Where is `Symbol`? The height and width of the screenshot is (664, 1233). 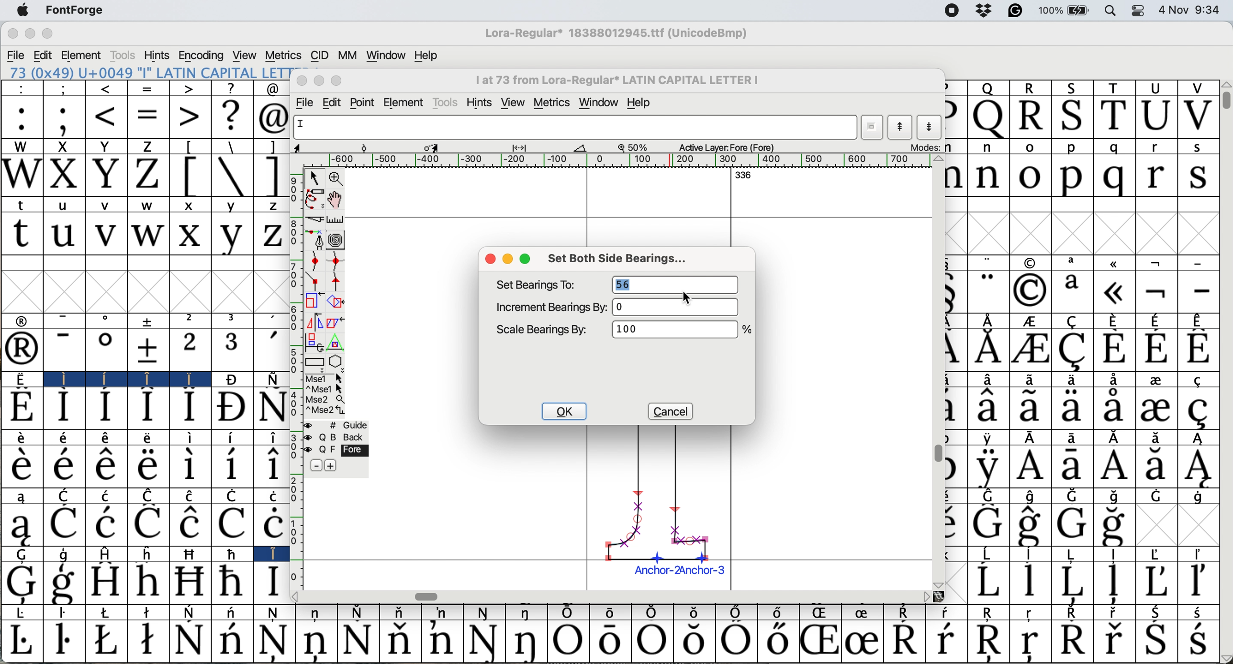 Symbol is located at coordinates (1031, 581).